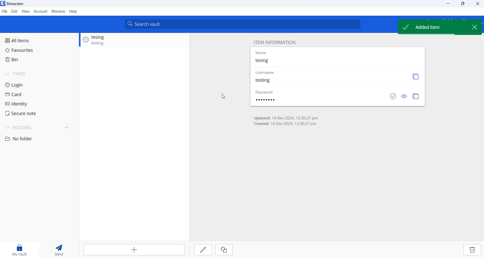 This screenshot has width=484, height=258. What do you see at coordinates (30, 139) in the screenshot?
I see `no folder` at bounding box center [30, 139].